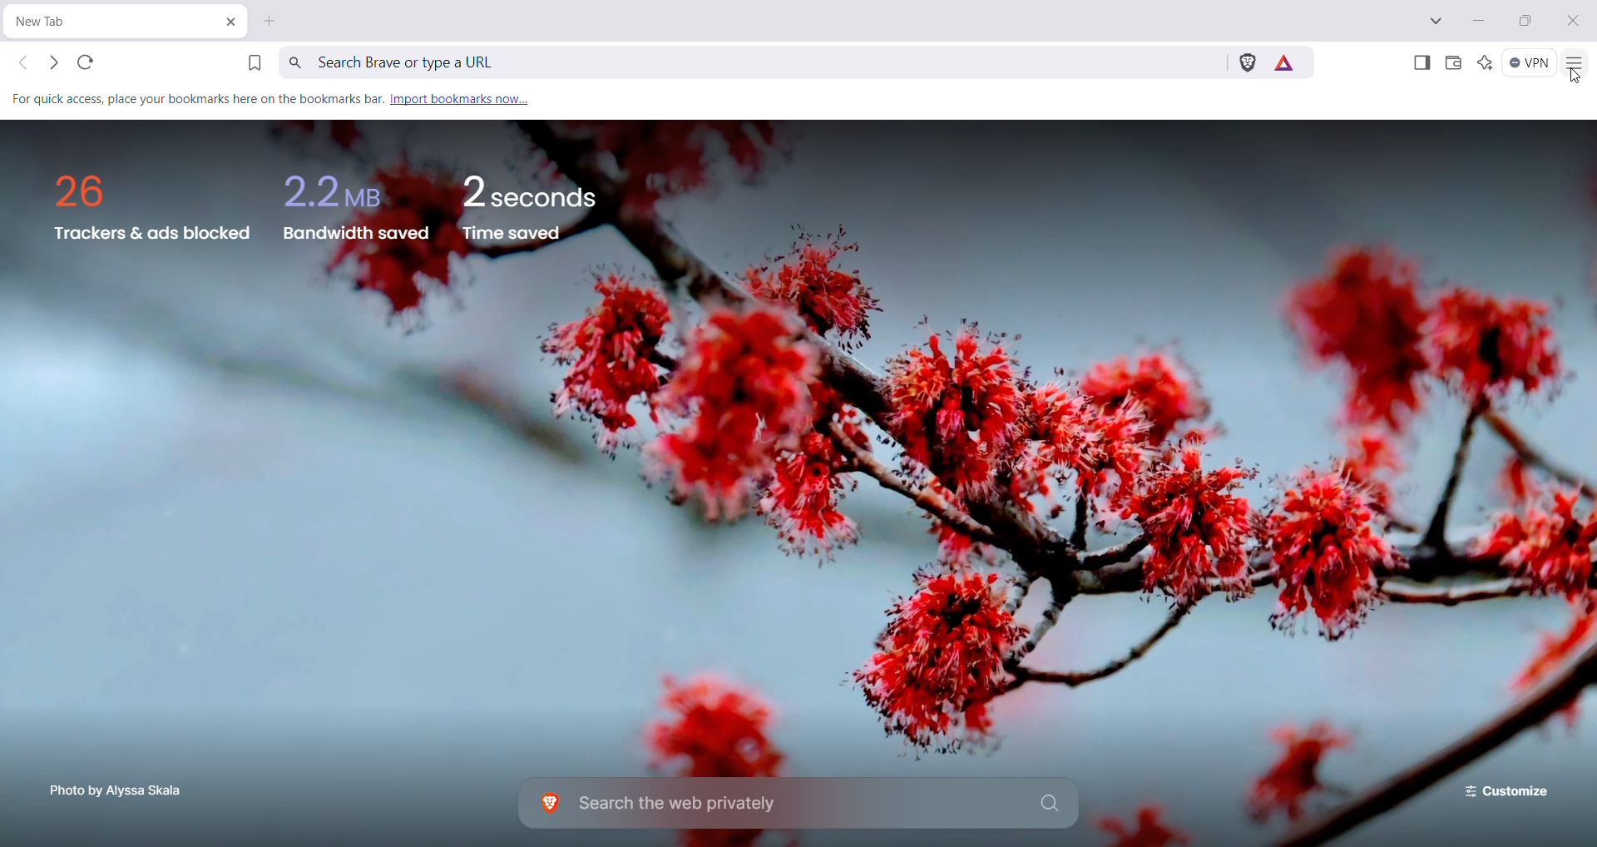 The image size is (1597, 847). Describe the element at coordinates (1421, 62) in the screenshot. I see `Show Sidebar` at that location.